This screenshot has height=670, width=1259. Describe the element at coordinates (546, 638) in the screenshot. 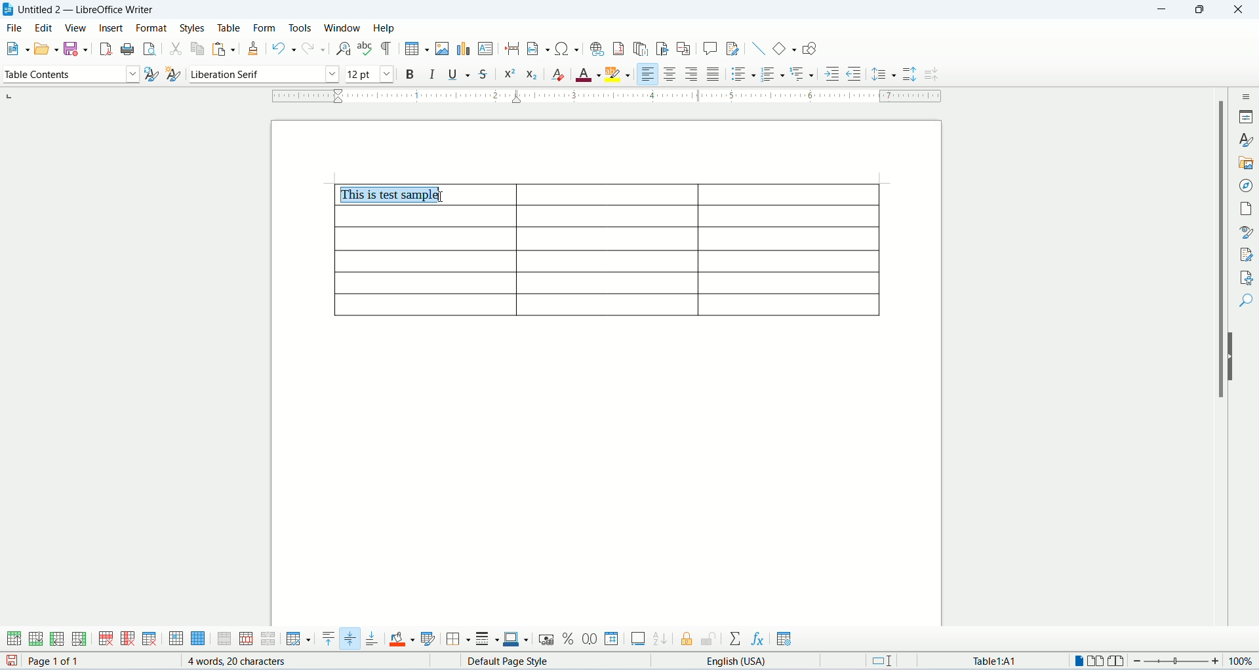

I see `currency format` at that location.